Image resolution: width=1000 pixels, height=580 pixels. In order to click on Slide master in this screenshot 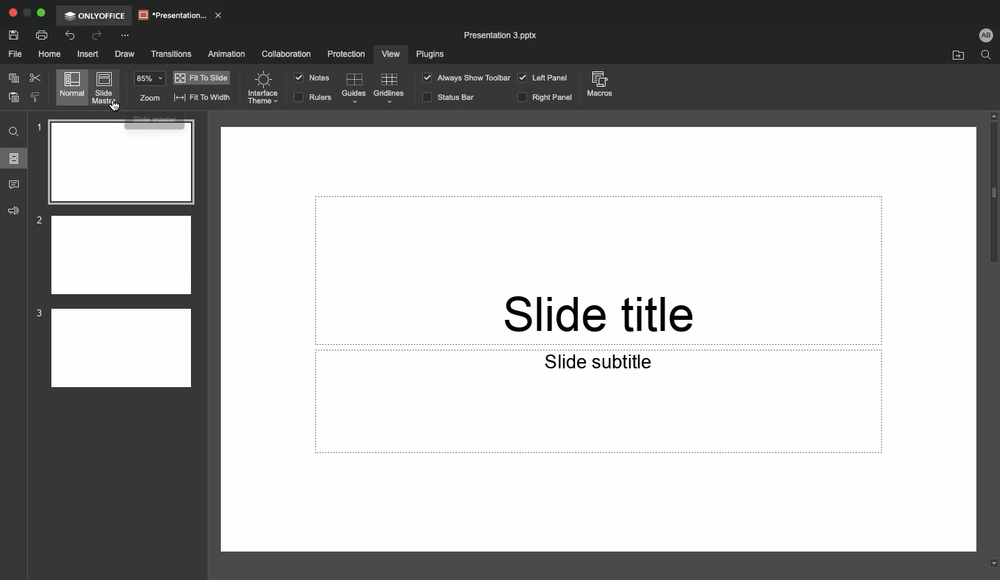, I will do `click(105, 89)`.